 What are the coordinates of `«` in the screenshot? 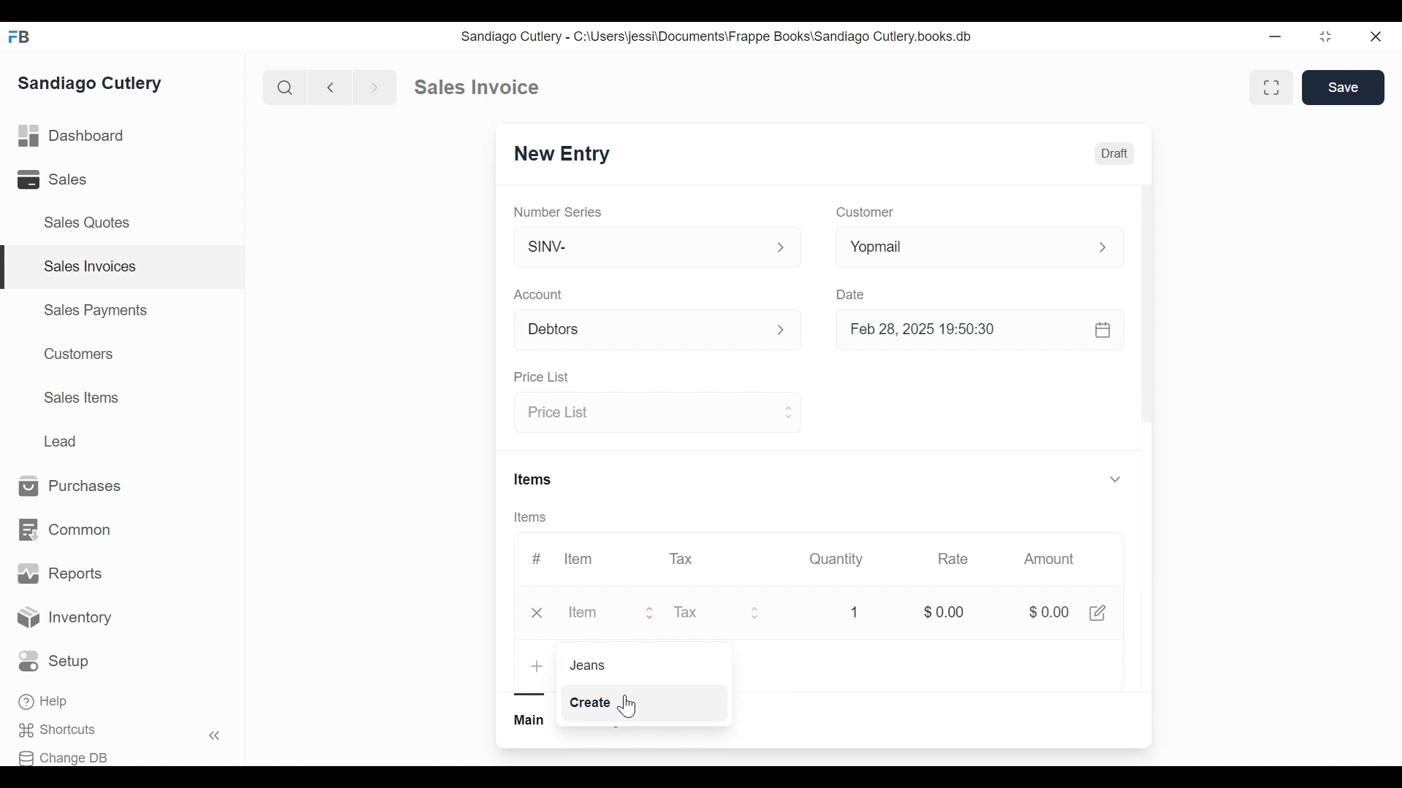 It's located at (215, 738).